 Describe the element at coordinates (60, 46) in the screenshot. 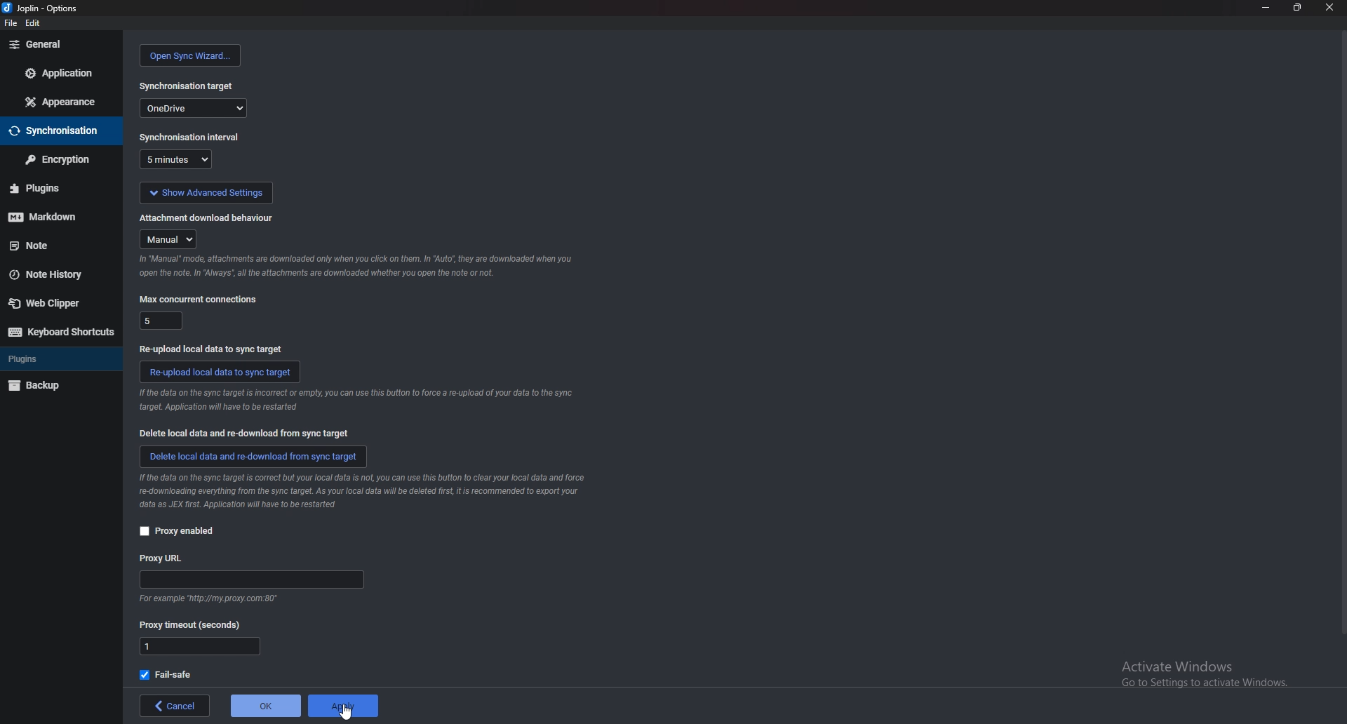

I see `general` at that location.